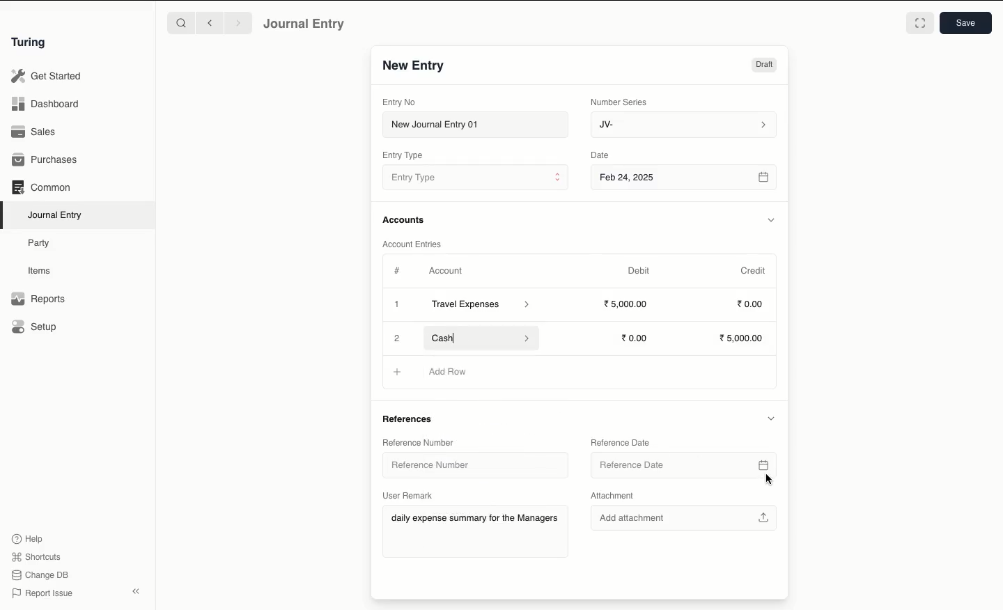 This screenshot has width=1003, height=610. I want to click on daily expense summary for the Managers, so click(475, 520).